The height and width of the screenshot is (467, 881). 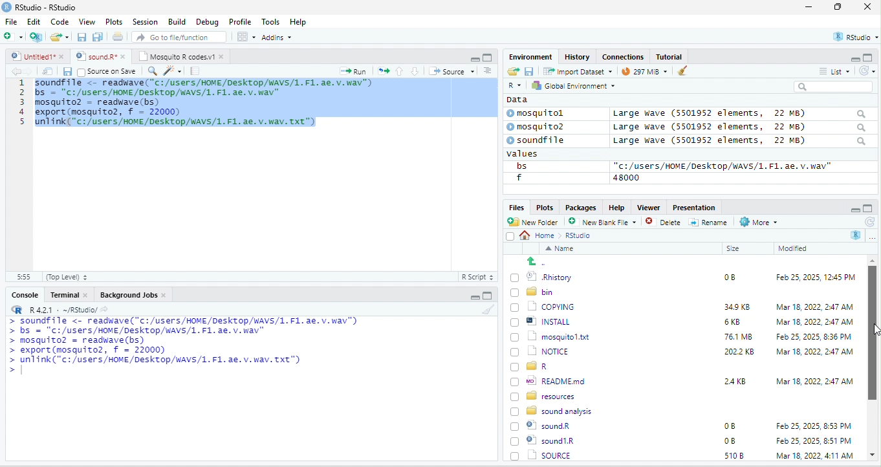 I want to click on f, so click(x=519, y=178).